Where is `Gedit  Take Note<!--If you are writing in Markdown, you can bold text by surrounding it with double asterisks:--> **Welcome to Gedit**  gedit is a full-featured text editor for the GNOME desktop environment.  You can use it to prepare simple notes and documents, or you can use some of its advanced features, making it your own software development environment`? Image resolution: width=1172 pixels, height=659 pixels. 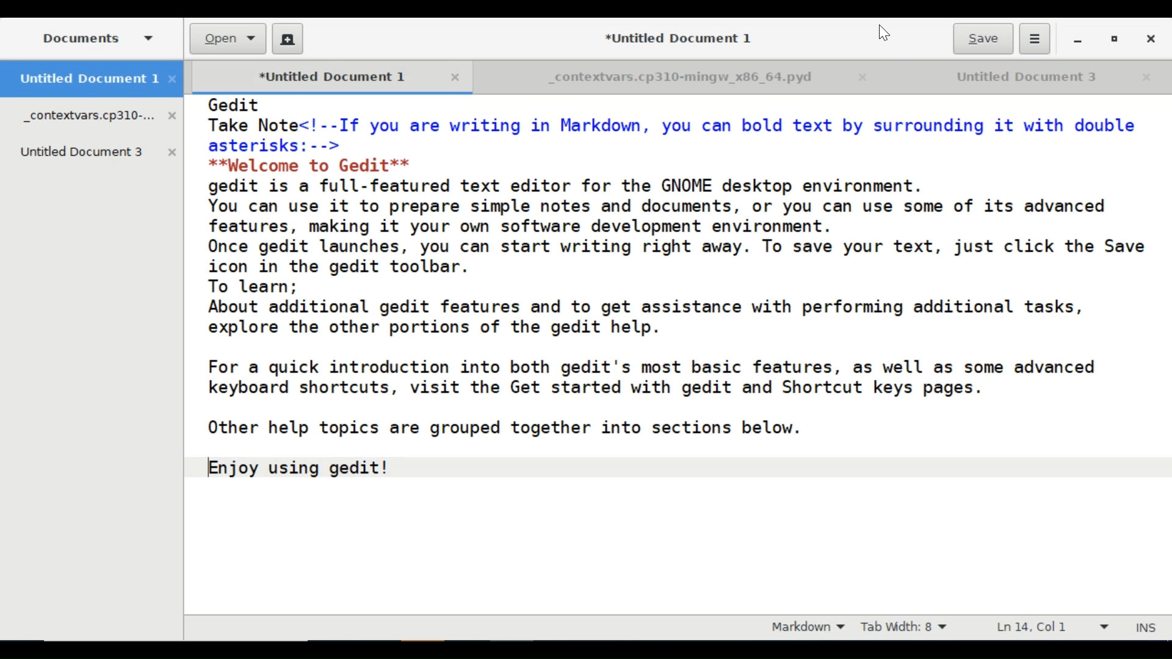
Gedit  Take Note<!--If you are writing in Markdown, you can bold text by surrounding it with double asterisks:--> **Welcome to Gedit**  gedit is a full-featured text editor for the GNOME desktop environment.  You can use it to prepare simple notes and documents, or you can use some of its advanced features, making it your own software development environment is located at coordinates (678, 355).